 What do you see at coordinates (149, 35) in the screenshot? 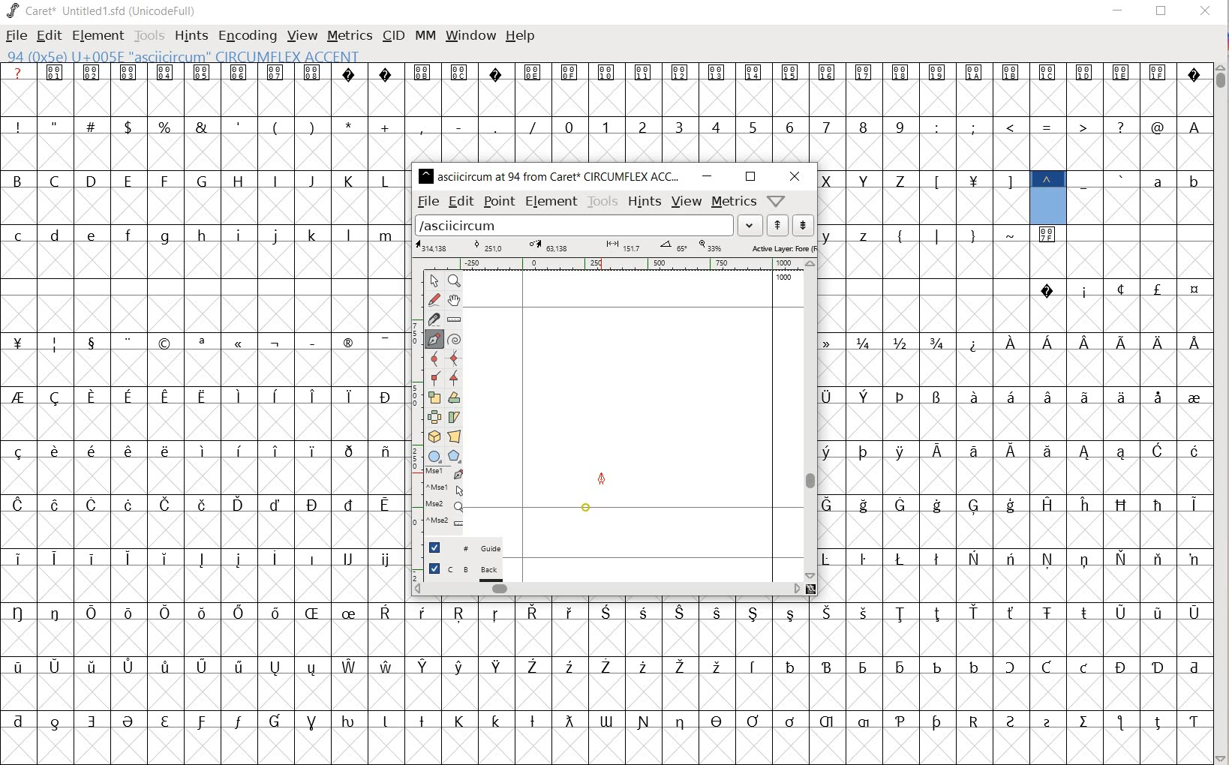
I see `TOOLS` at bounding box center [149, 35].